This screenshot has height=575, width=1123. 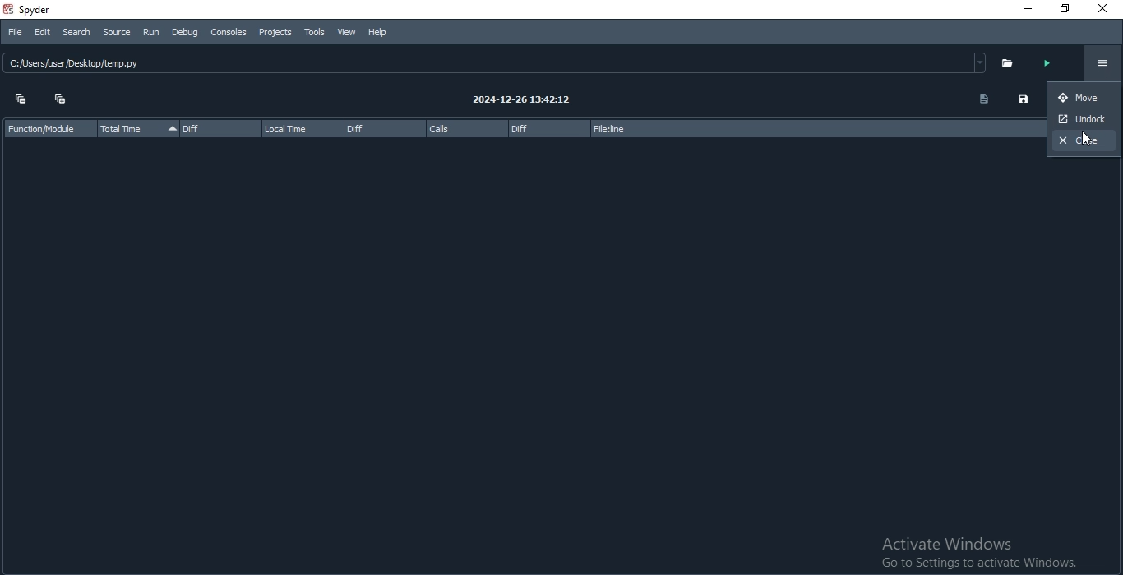 What do you see at coordinates (7, 10) in the screenshot?
I see `spyder logo` at bounding box center [7, 10].